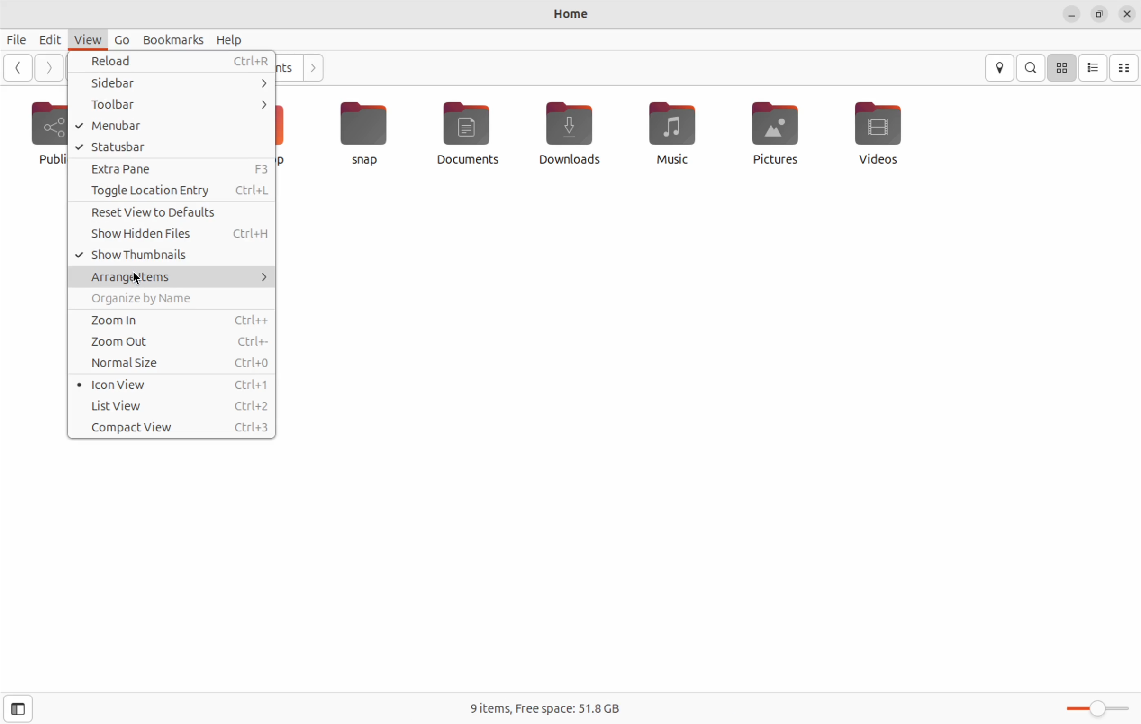  Describe the element at coordinates (1062, 67) in the screenshot. I see `icon view` at that location.